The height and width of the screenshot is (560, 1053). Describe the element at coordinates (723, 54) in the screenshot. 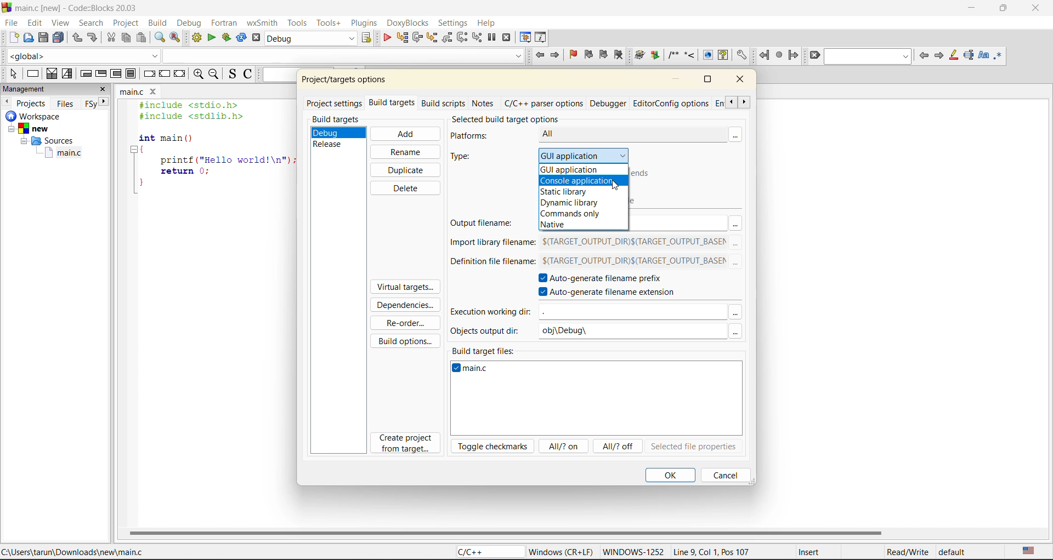

I see `View generated HTML Help documentation` at that location.